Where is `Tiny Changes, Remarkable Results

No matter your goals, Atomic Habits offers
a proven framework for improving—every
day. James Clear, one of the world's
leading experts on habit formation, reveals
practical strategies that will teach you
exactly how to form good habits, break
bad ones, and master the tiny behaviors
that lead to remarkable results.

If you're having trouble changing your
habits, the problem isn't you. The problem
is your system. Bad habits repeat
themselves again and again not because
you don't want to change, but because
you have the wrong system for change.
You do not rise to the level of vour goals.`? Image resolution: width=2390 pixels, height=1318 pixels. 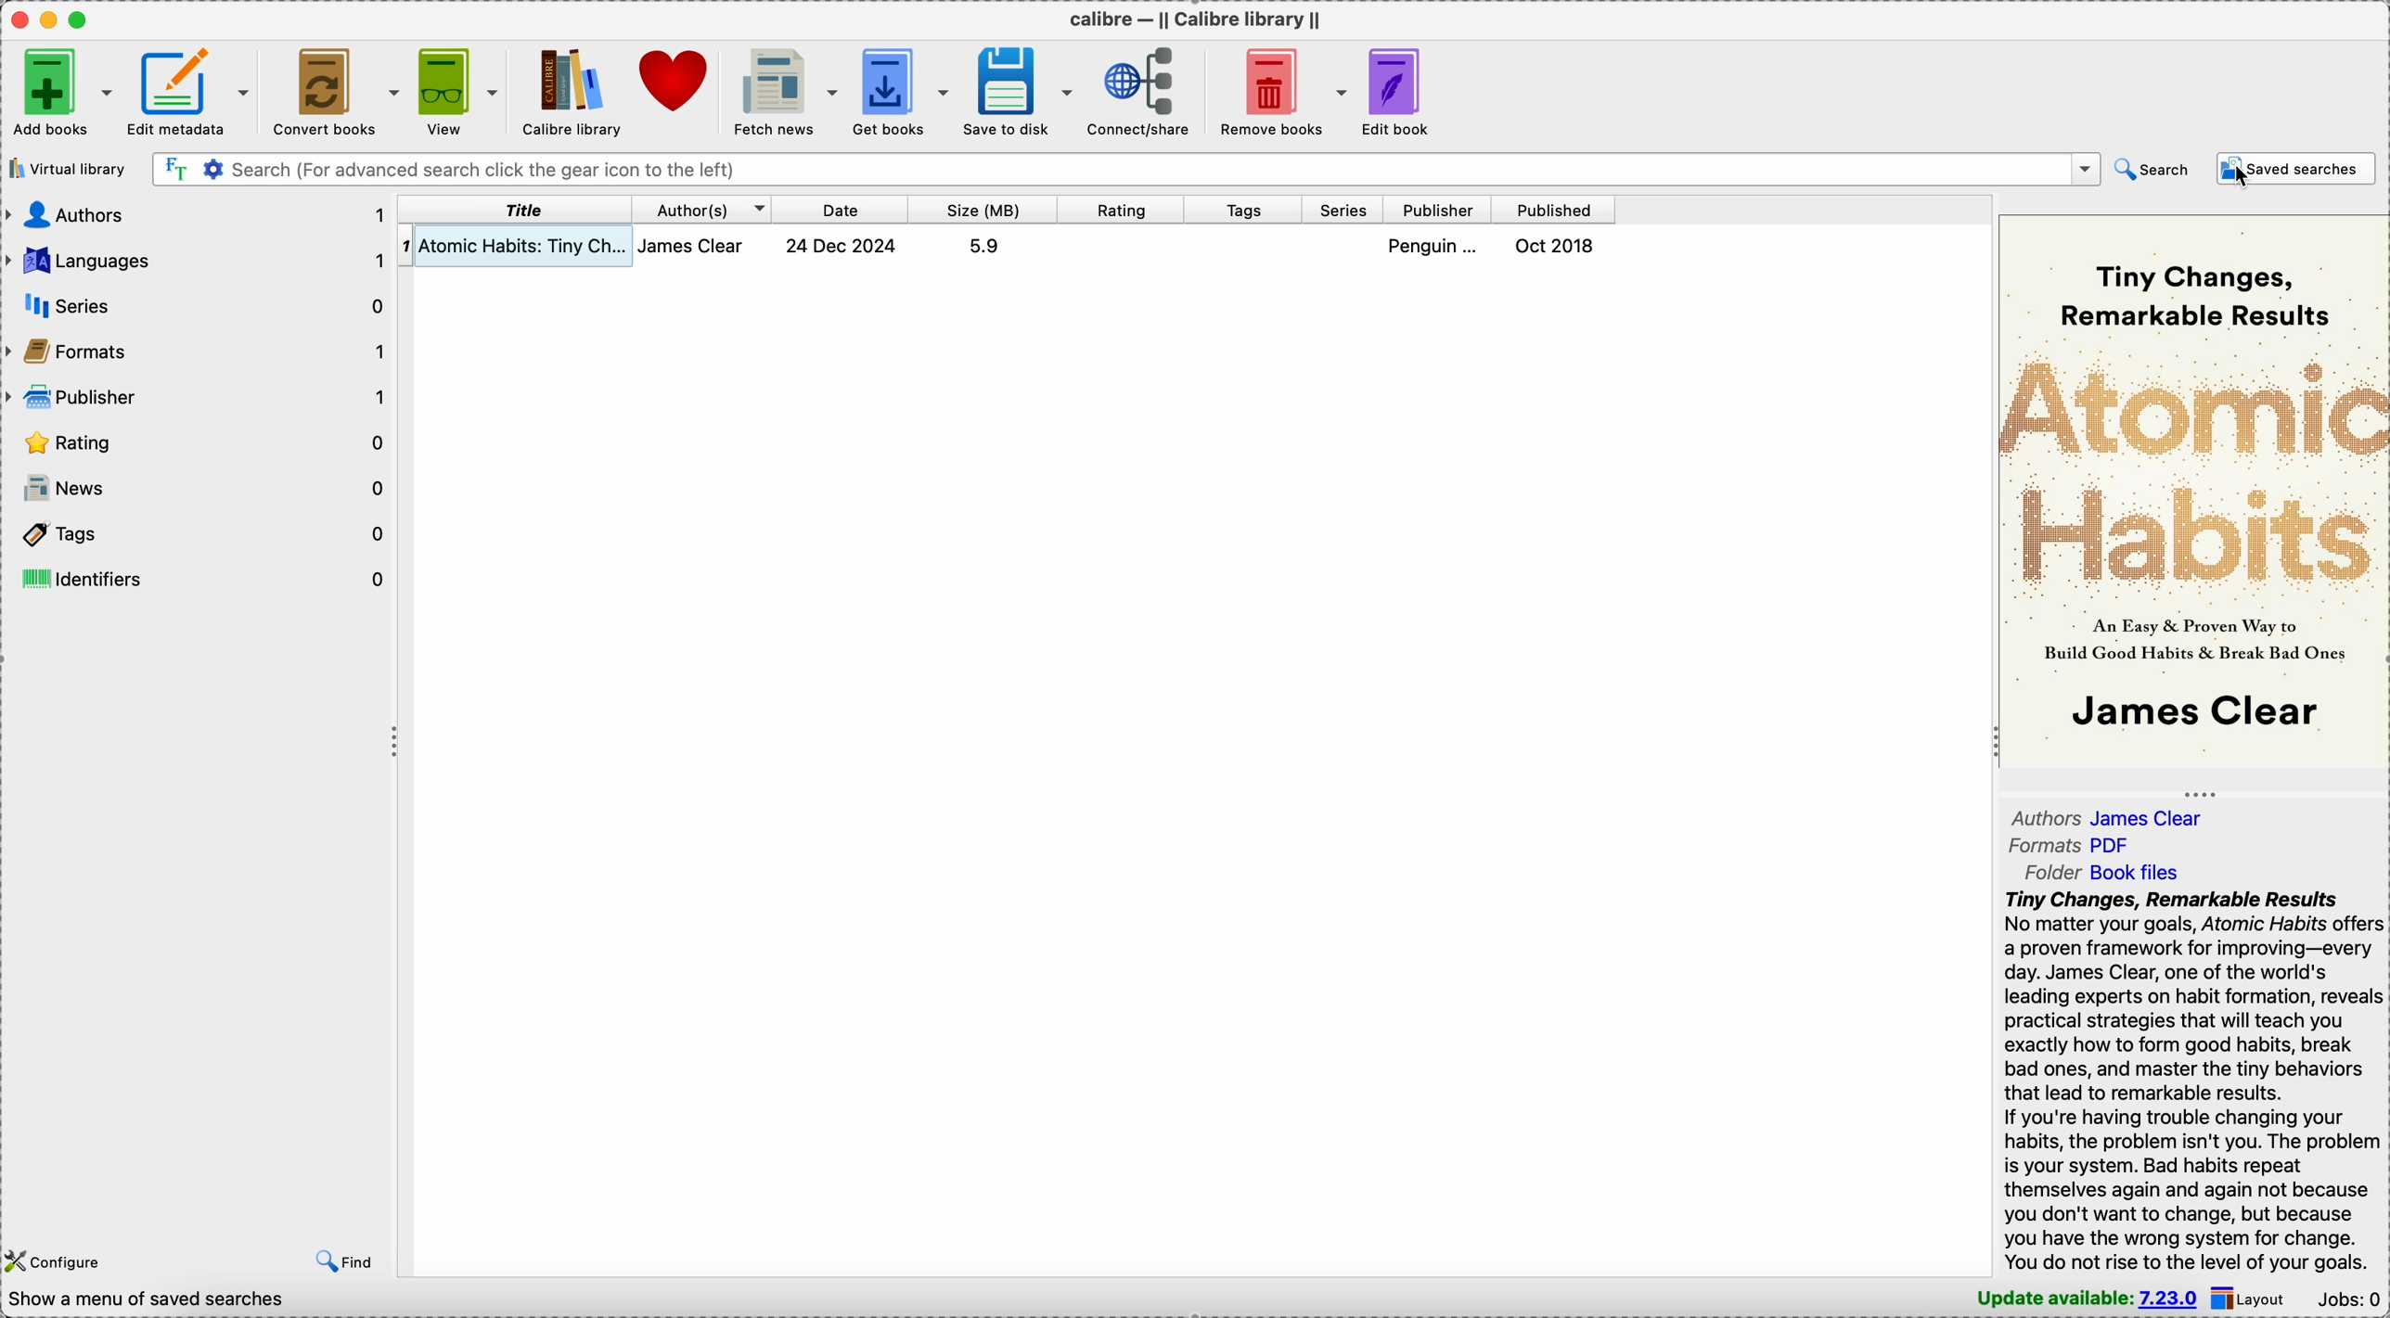 Tiny Changes, Remarkable Results

No matter your goals, Atomic Habits offers
a proven framework for improving—every
day. James Clear, one of the world's
leading experts on habit formation, reveals
practical strategies that will teach you
exactly how to form good habits, break
bad ones, and master the tiny behaviors
that lead to remarkable results.

If you're having trouble changing your
habits, the problem isn't you. The problem
is your system. Bad habits repeat
themselves again and again not because
you don't want to change, but because
you have the wrong system for change.
You do not rise to the level of vour goals. is located at coordinates (2181, 1081).